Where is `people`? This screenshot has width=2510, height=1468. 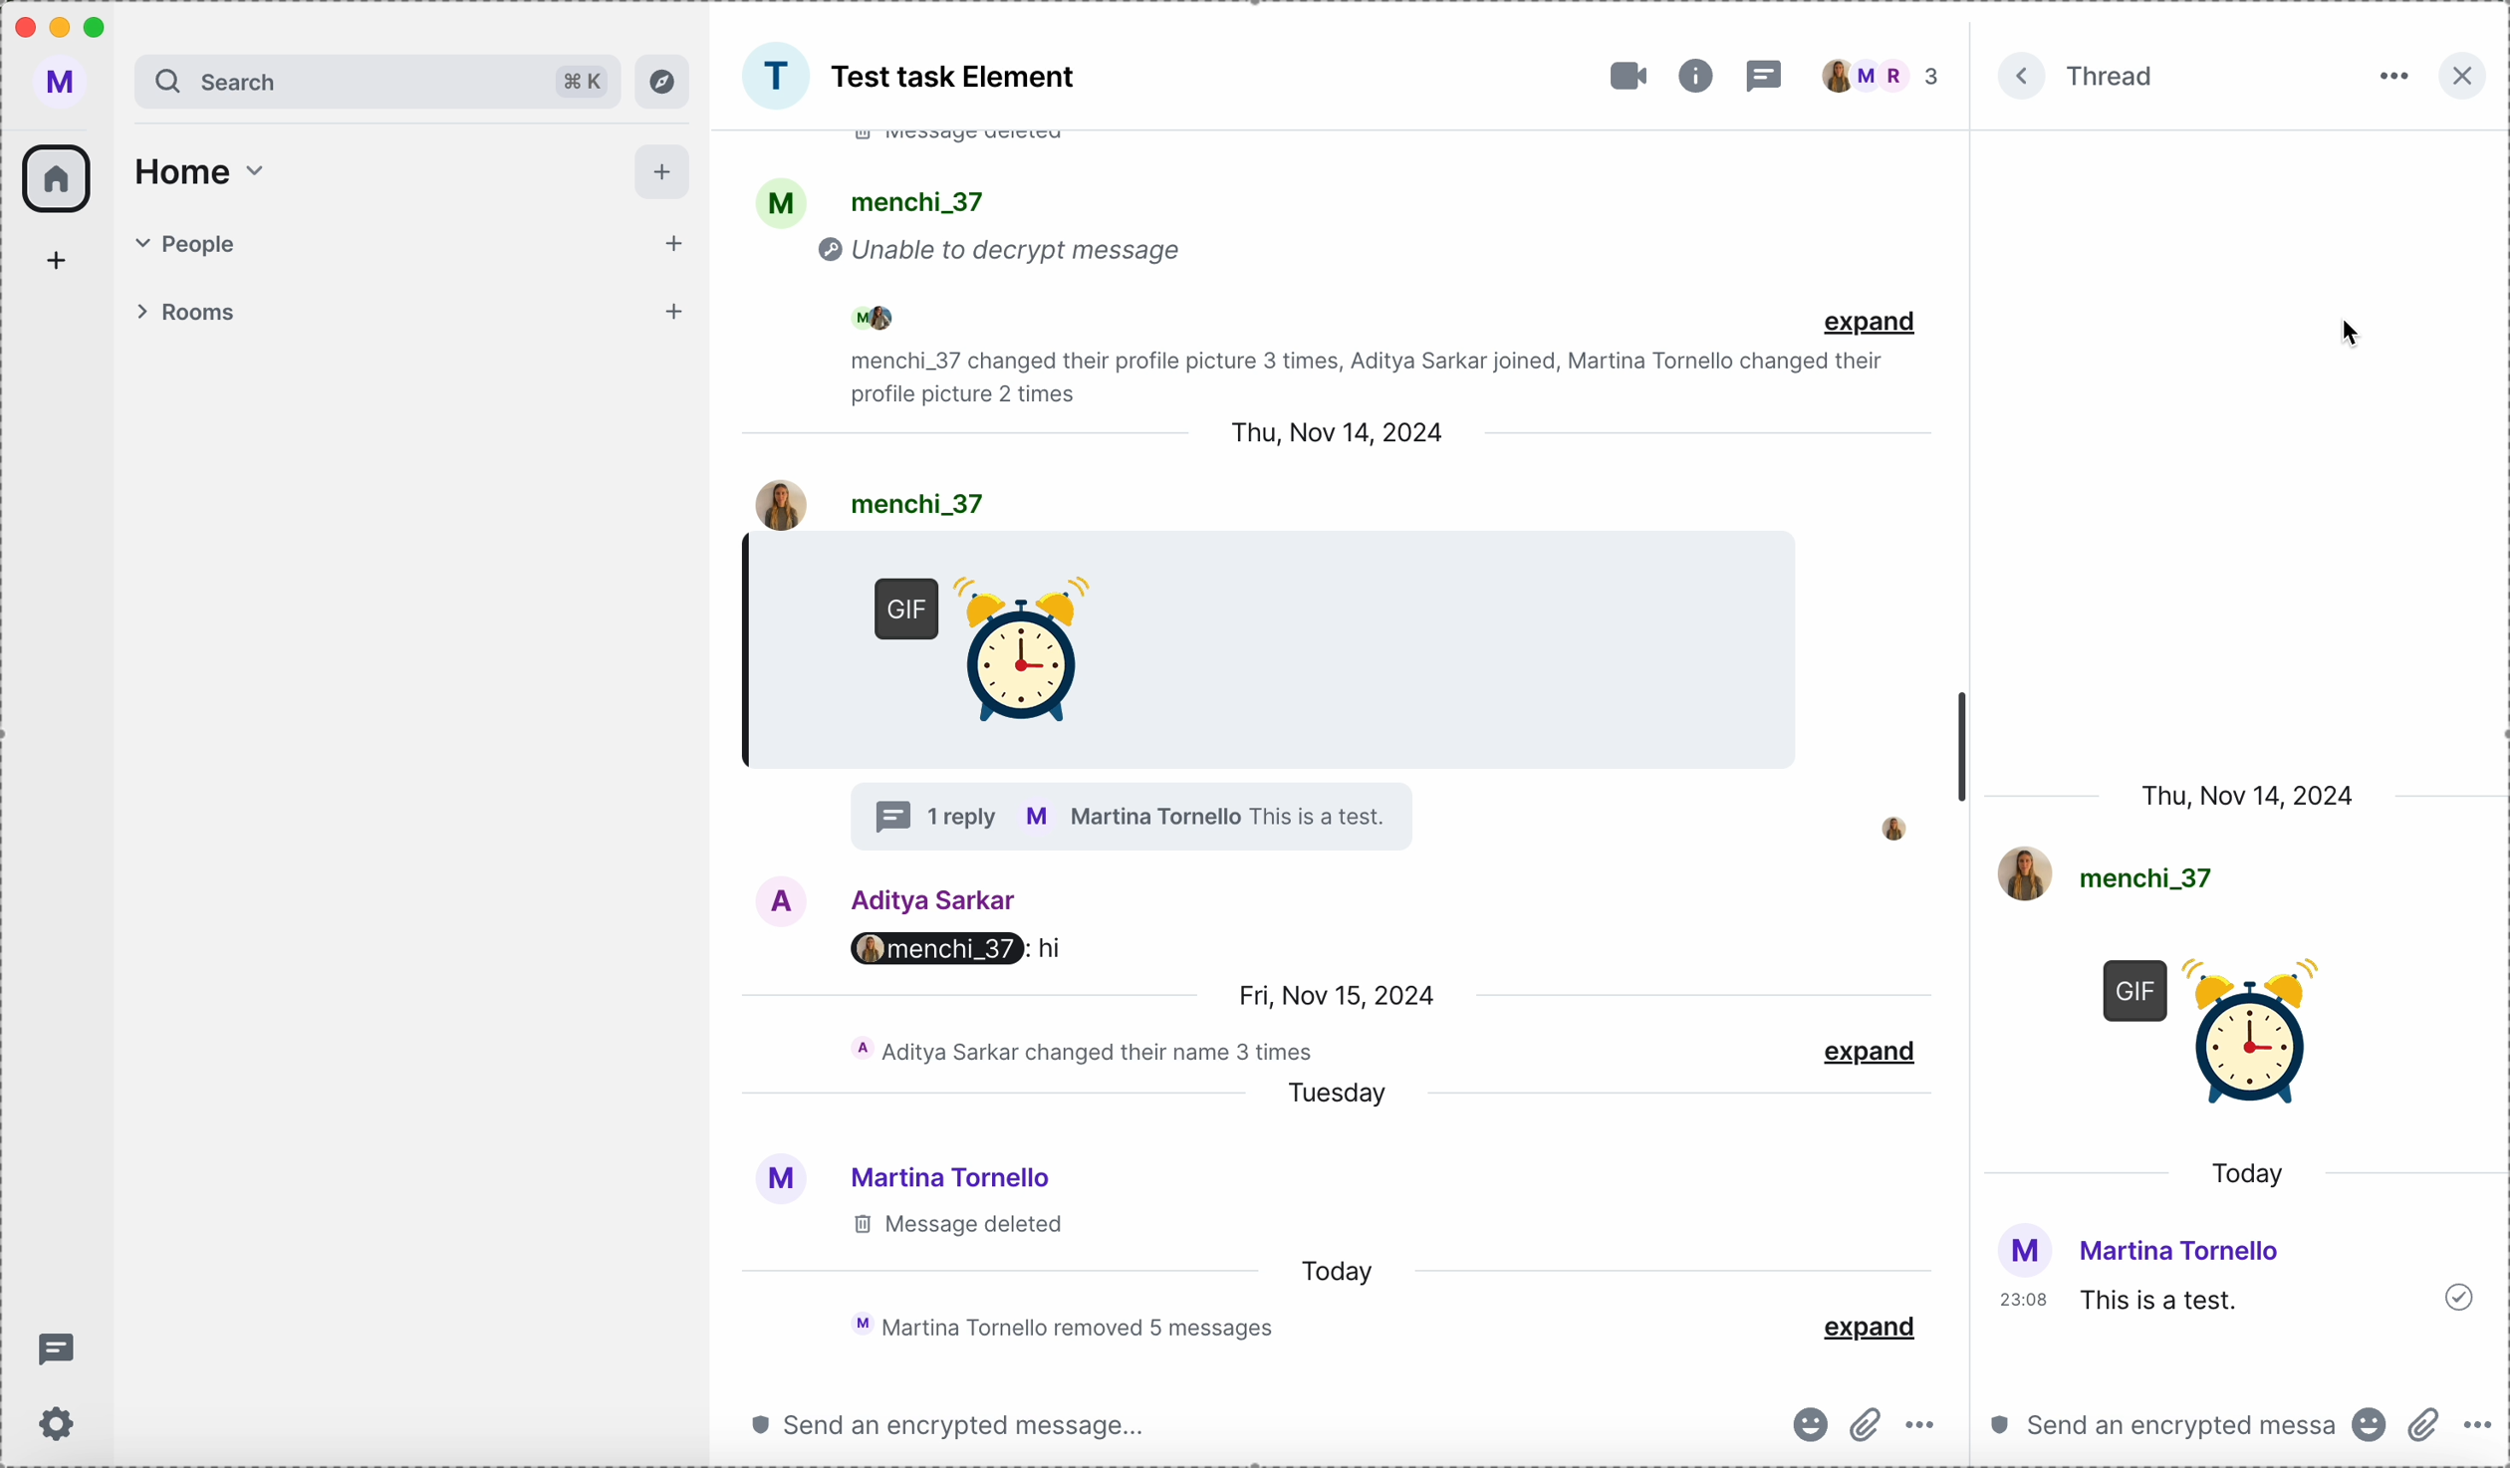
people is located at coordinates (1885, 78).